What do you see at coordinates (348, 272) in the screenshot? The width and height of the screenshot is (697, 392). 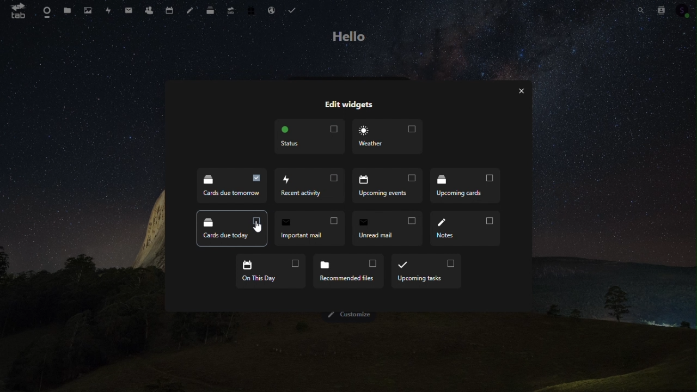 I see `Recommended files` at bounding box center [348, 272].